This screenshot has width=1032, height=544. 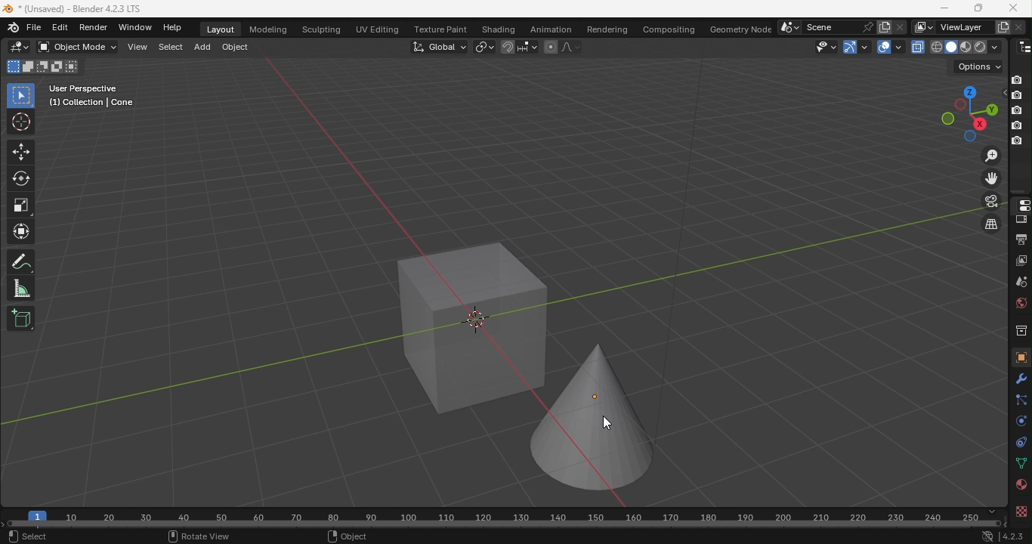 I want to click on Snap, so click(x=507, y=46).